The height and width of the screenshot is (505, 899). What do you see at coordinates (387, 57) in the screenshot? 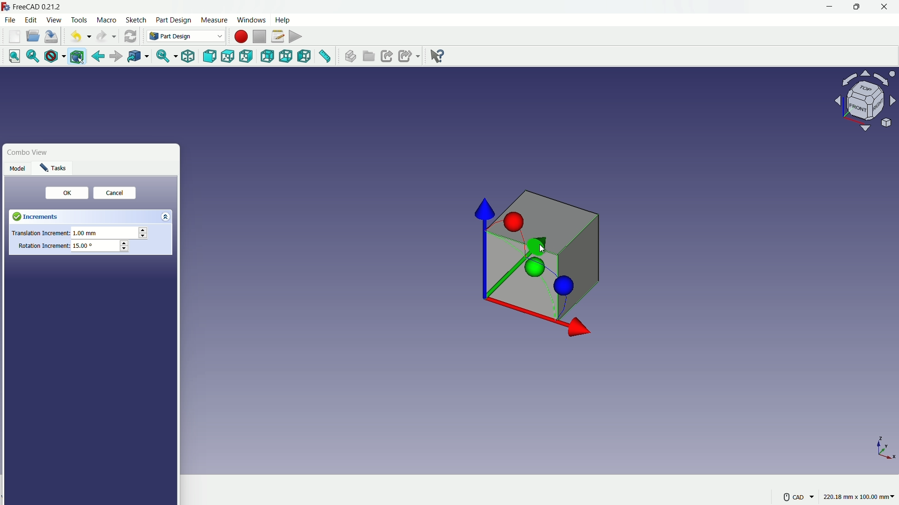
I see `make link` at bounding box center [387, 57].